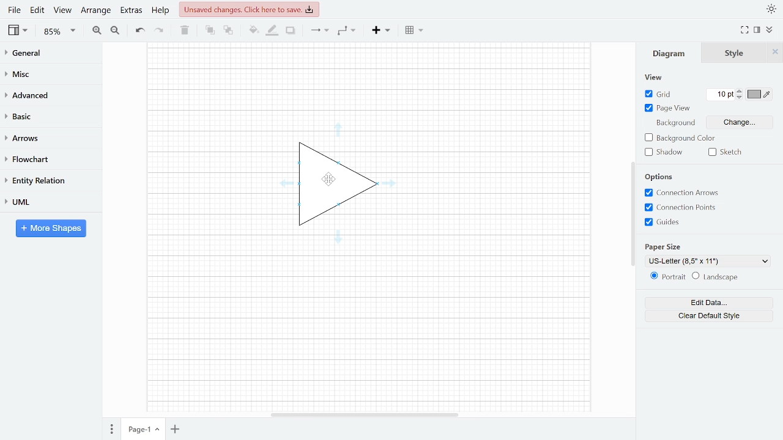 The width and height of the screenshot is (783, 440). Describe the element at coordinates (249, 10) in the screenshot. I see `Unsaved changes. Click here to save` at that location.